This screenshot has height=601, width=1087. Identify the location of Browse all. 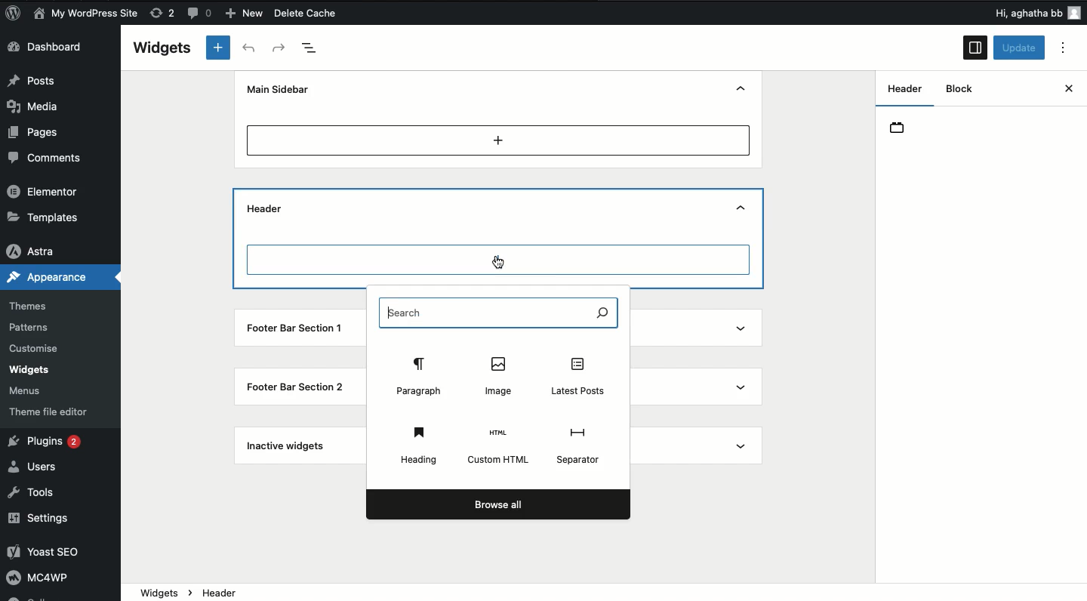
(497, 504).